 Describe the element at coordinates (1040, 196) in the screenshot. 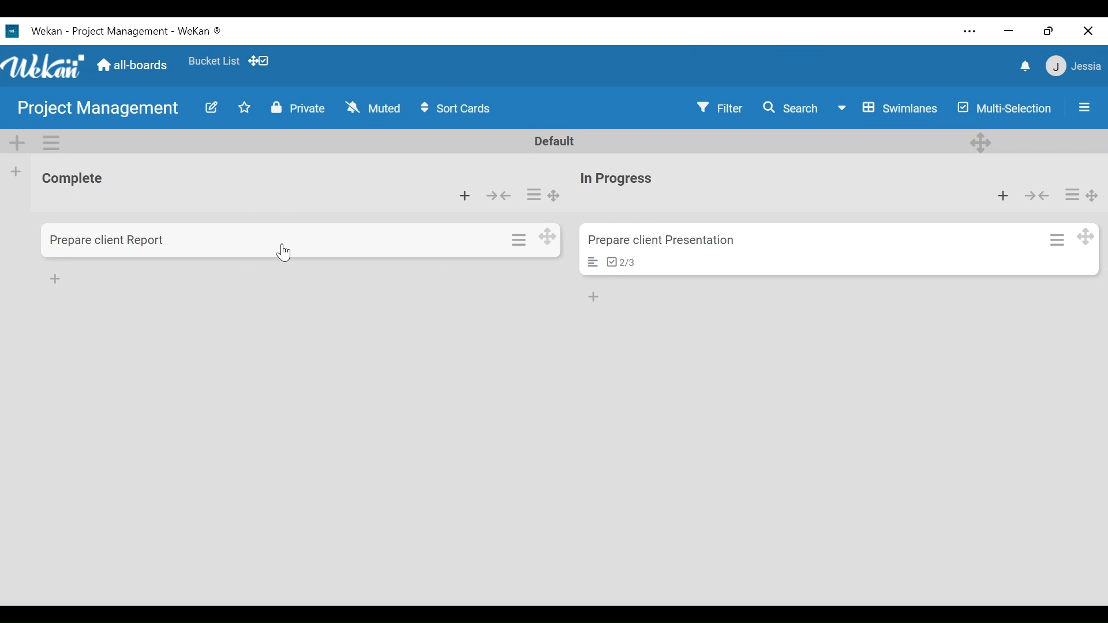

I see `Collapse` at that location.